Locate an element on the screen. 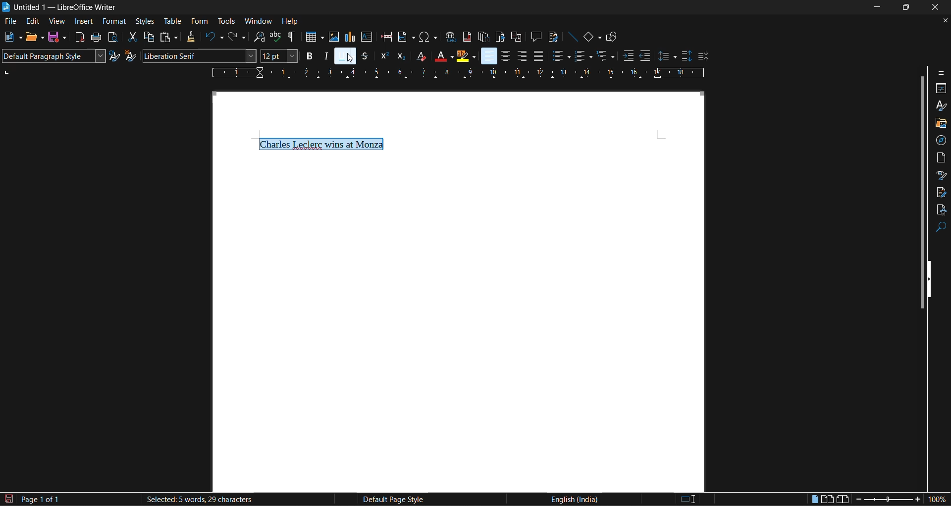 This screenshot has height=506, width=951. zoom factor is located at coordinates (939, 499).